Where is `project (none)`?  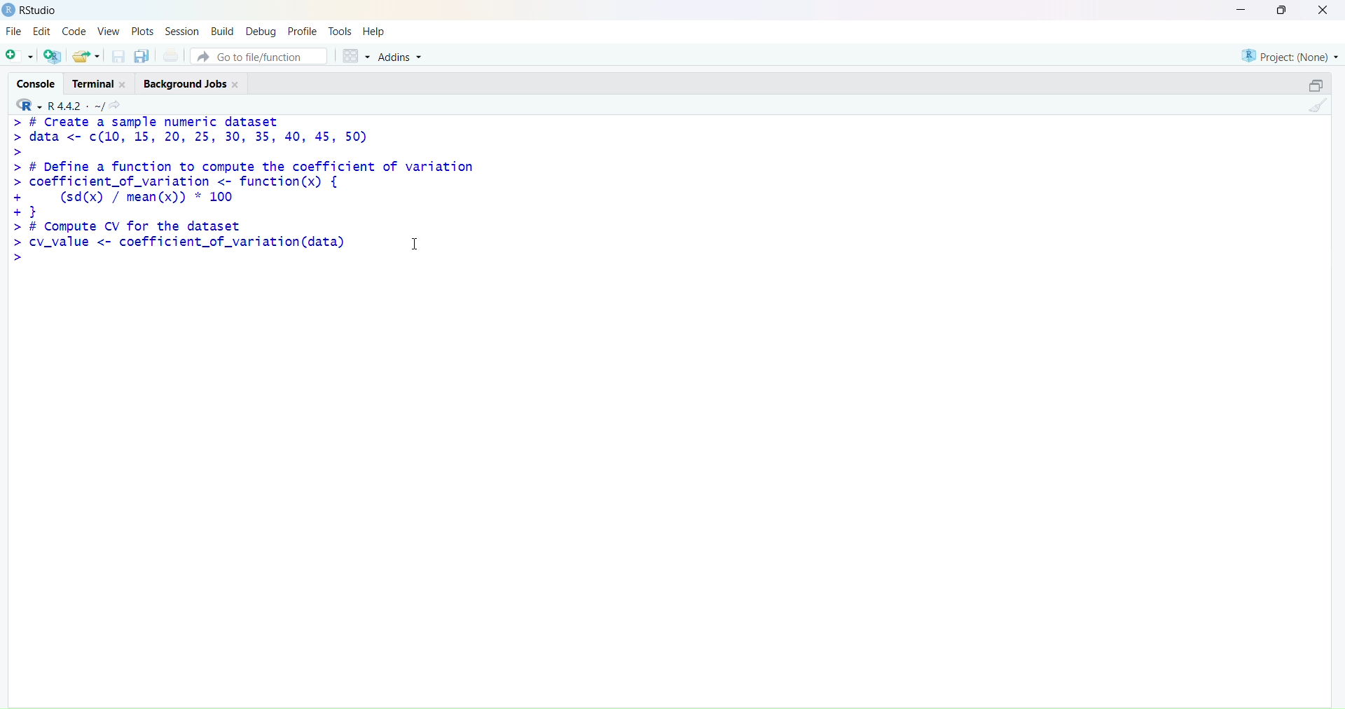
project (none) is located at coordinates (1290, 56).